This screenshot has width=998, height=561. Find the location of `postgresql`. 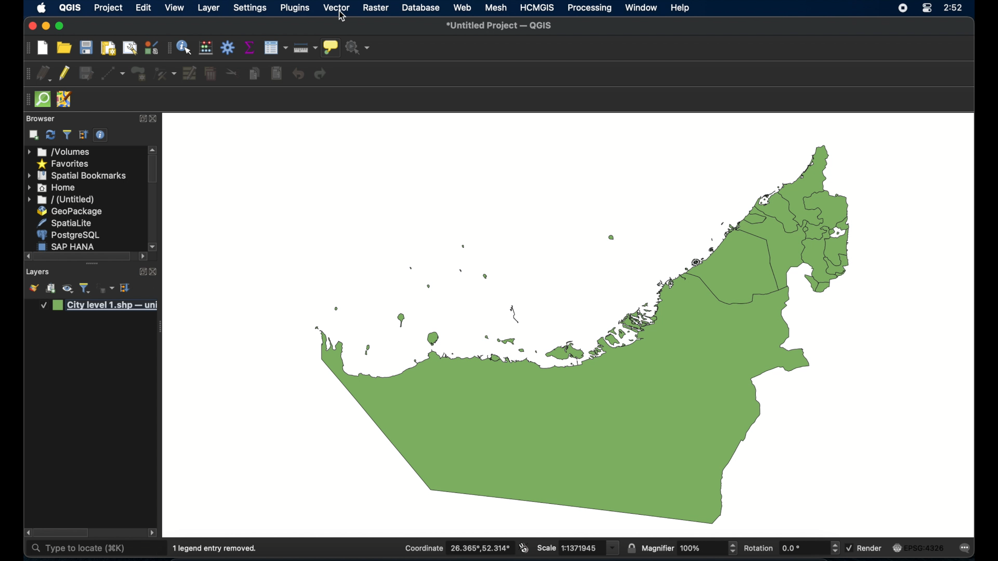

postgresql is located at coordinates (70, 235).